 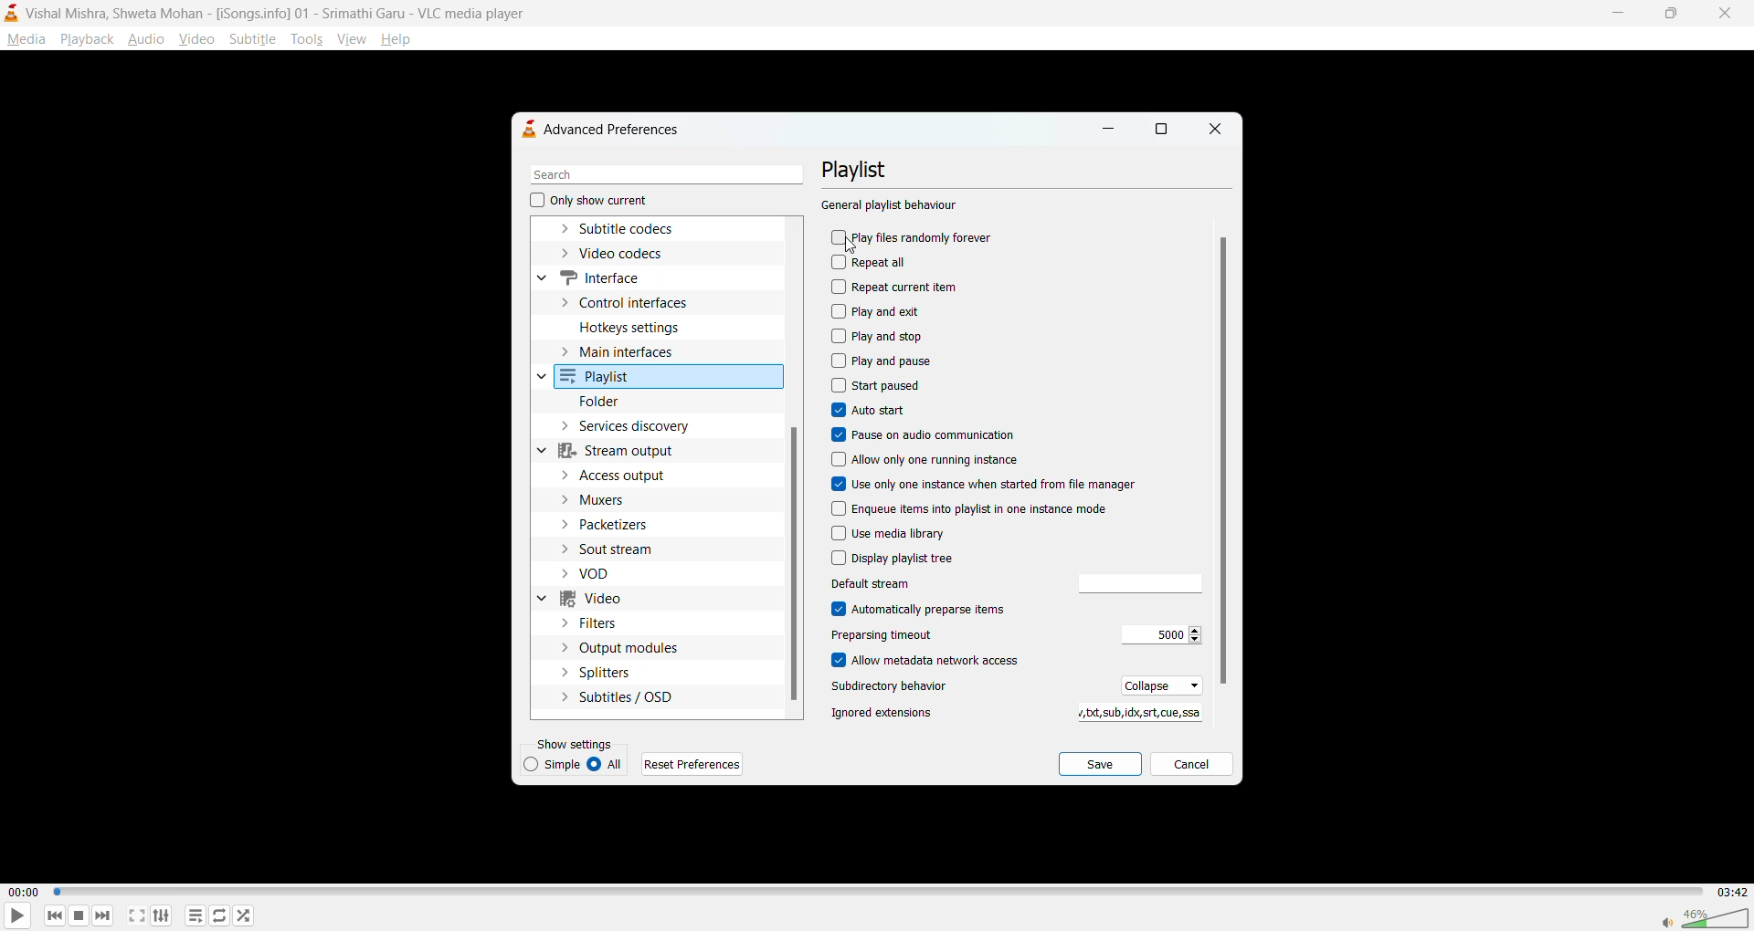 I want to click on repeat current time, so click(x=901, y=287).